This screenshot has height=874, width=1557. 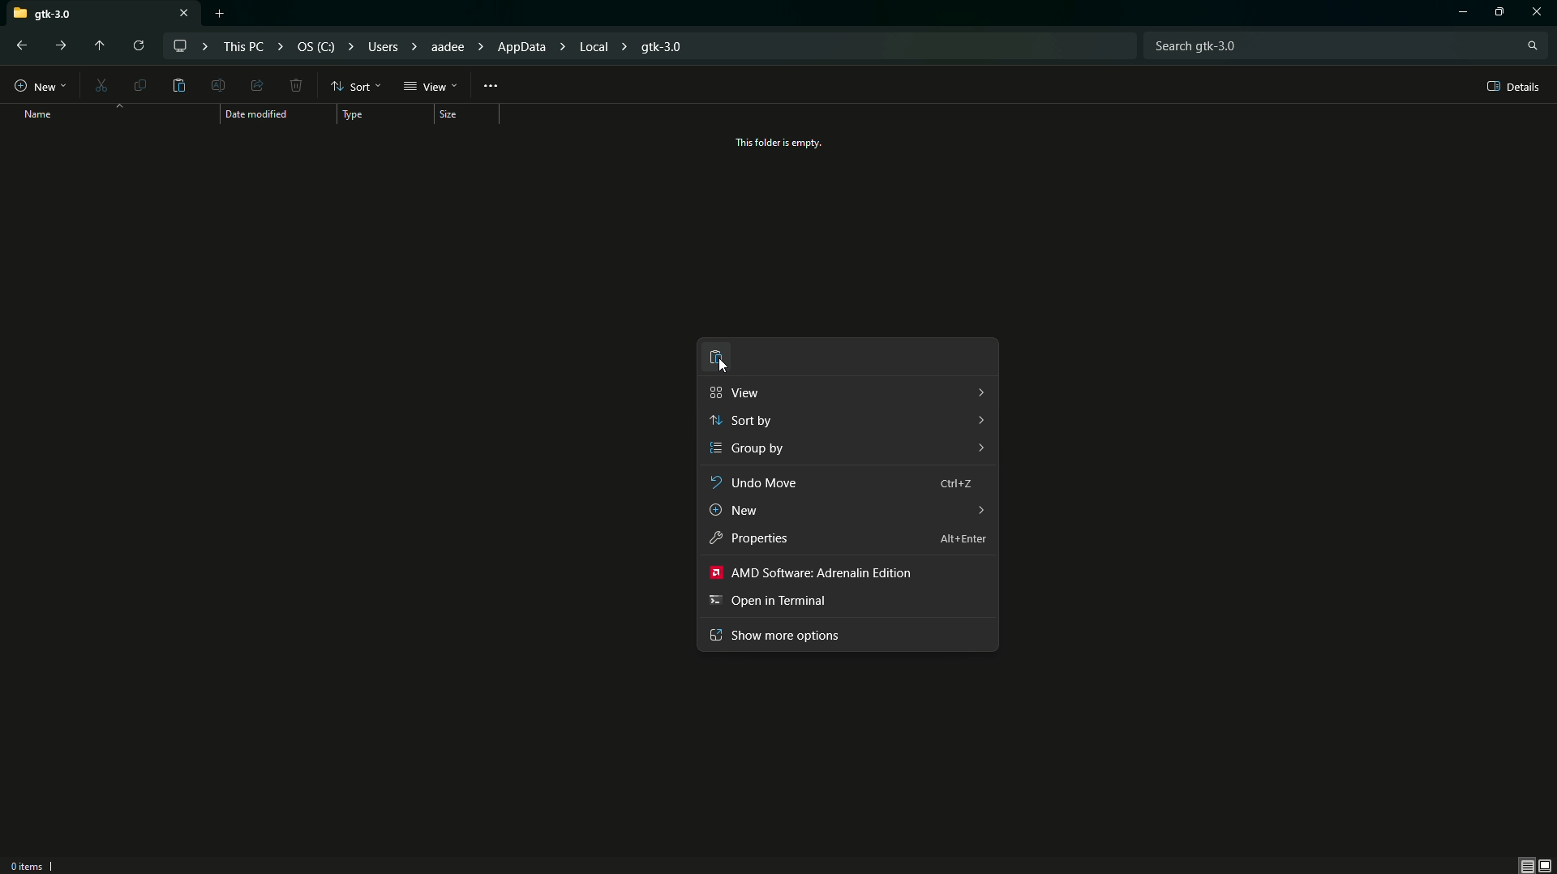 What do you see at coordinates (847, 481) in the screenshot?
I see `Undo` at bounding box center [847, 481].